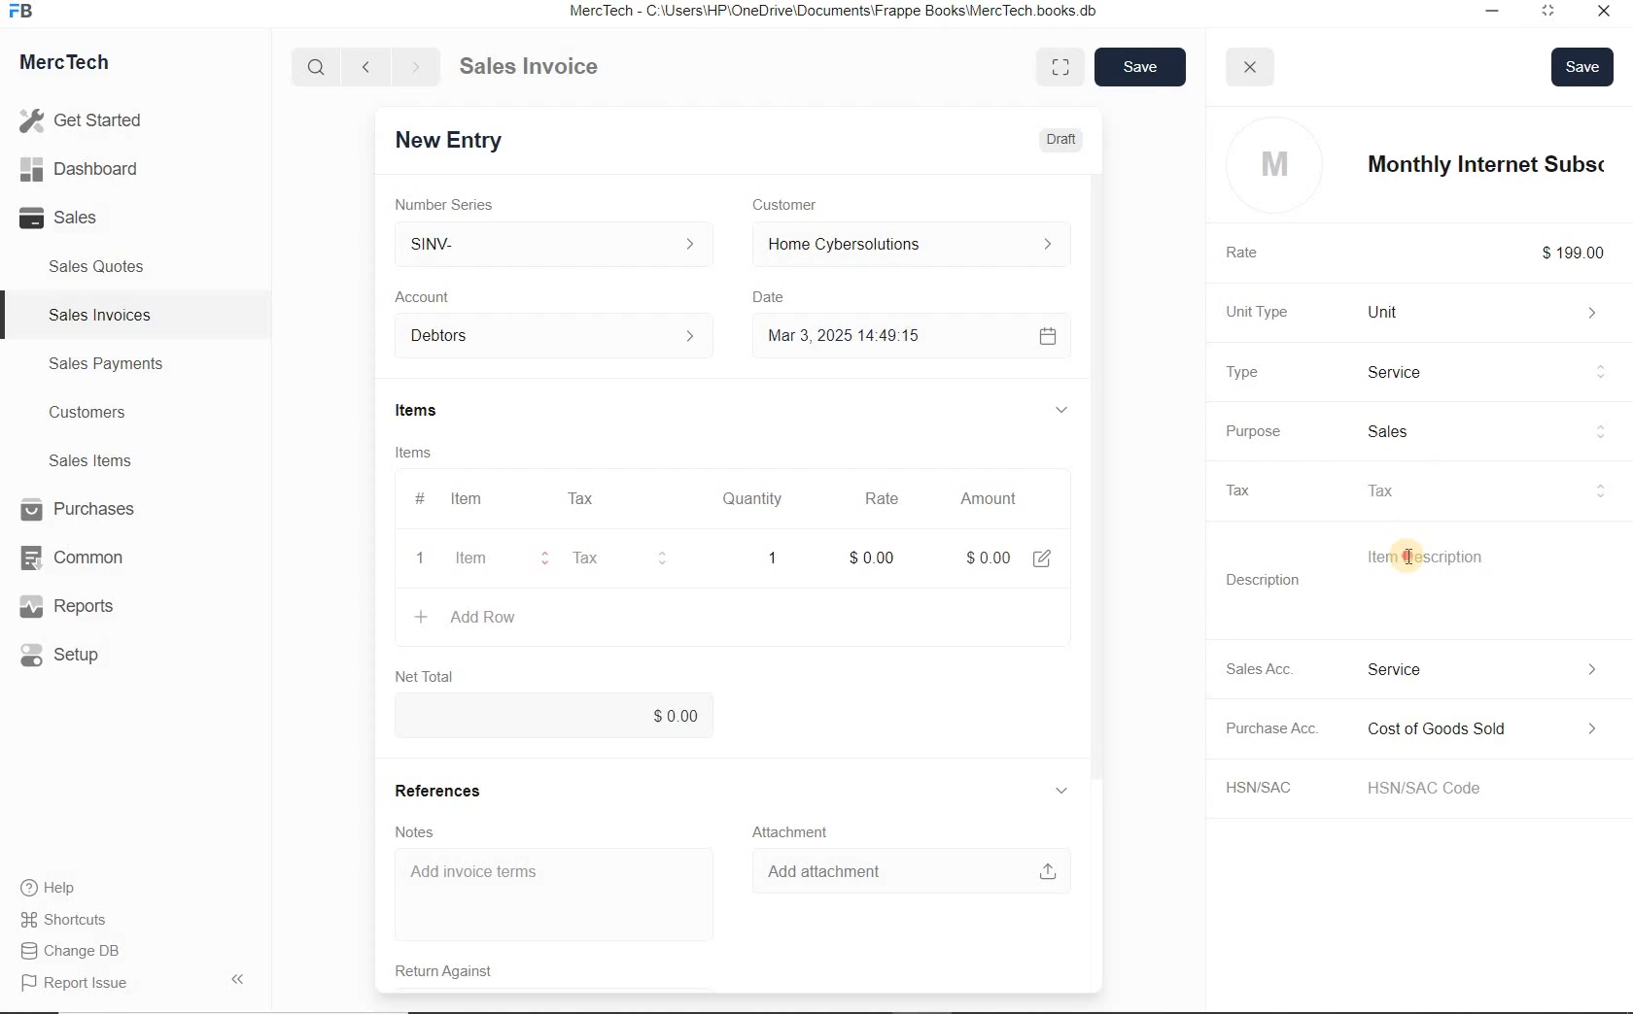  What do you see at coordinates (455, 139) in the screenshot?
I see `New Entry` at bounding box center [455, 139].